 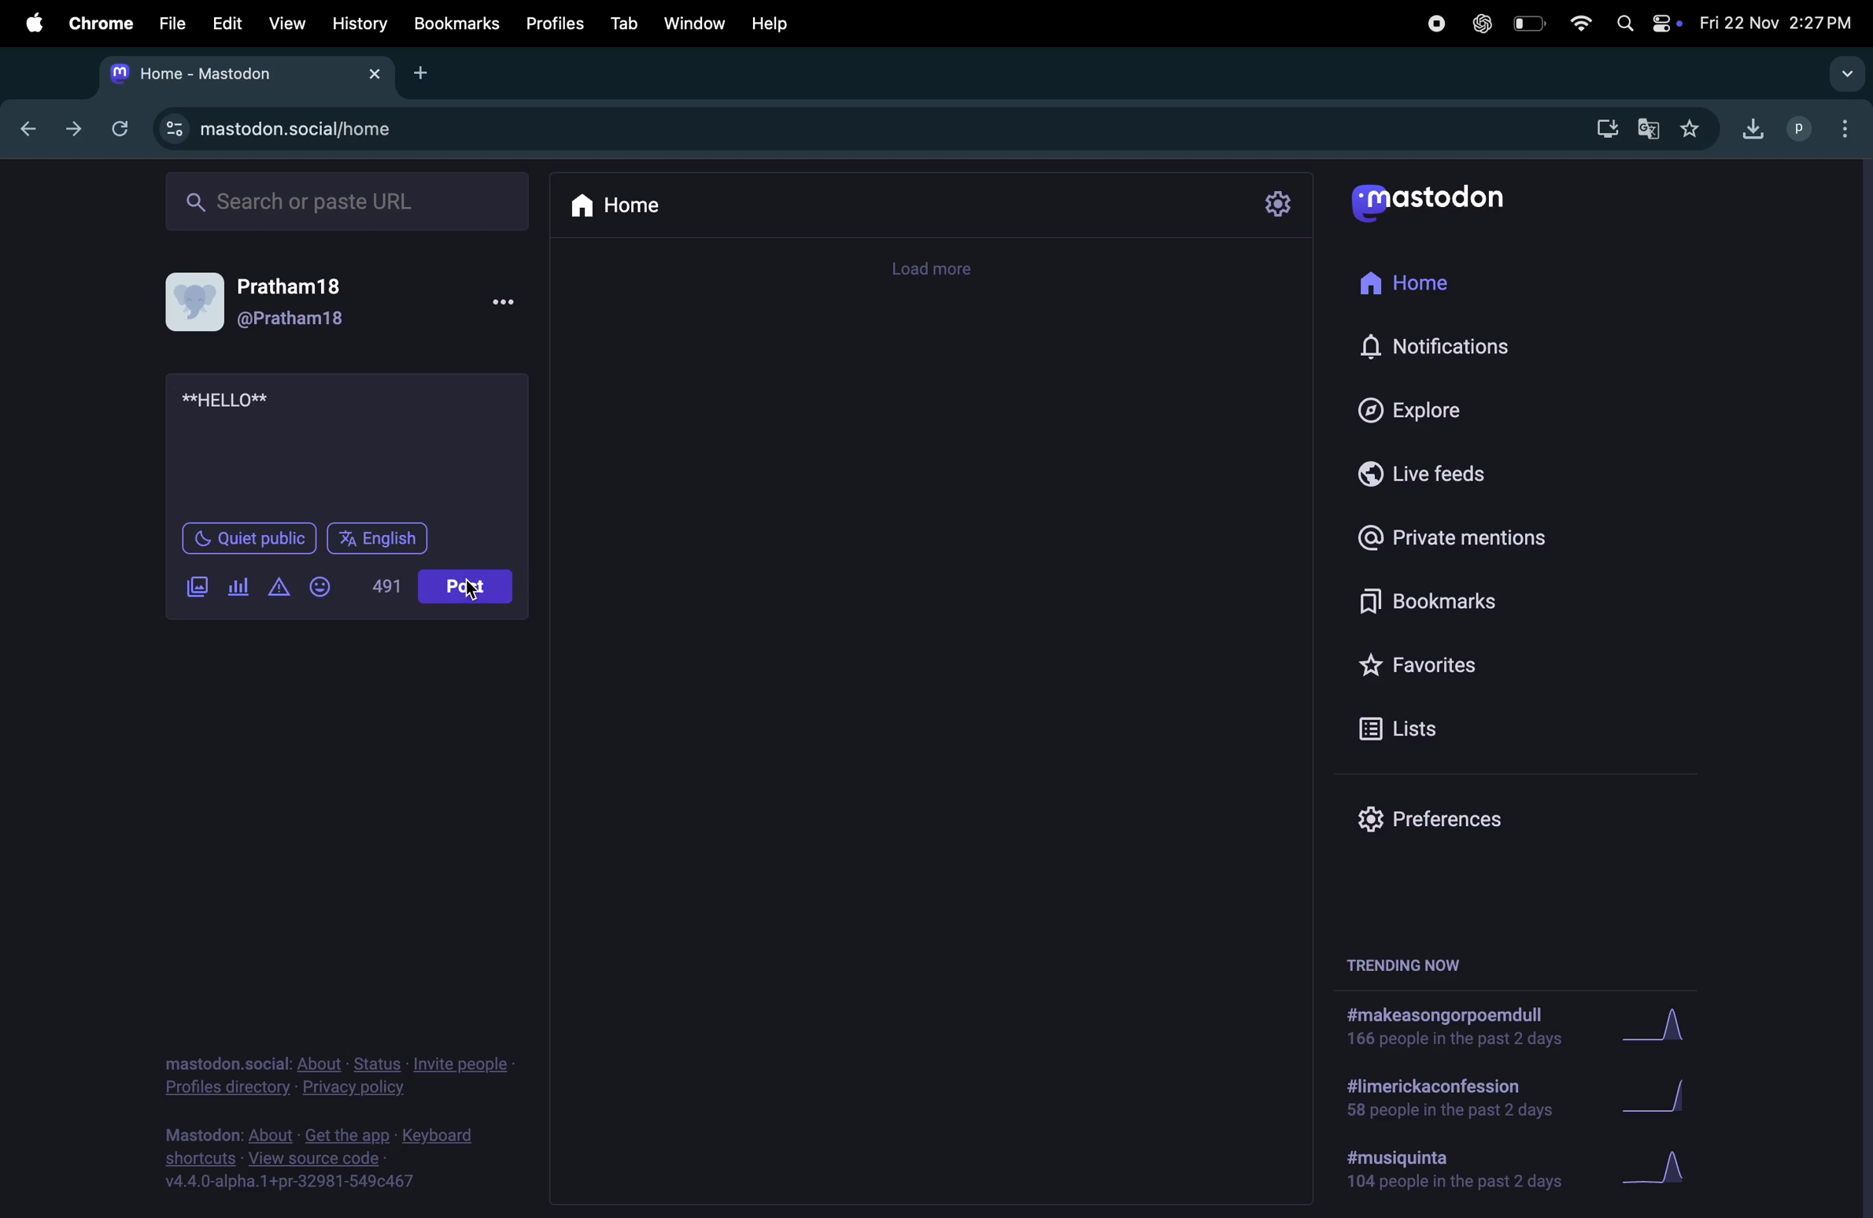 I want to click on preference, so click(x=1513, y=811).